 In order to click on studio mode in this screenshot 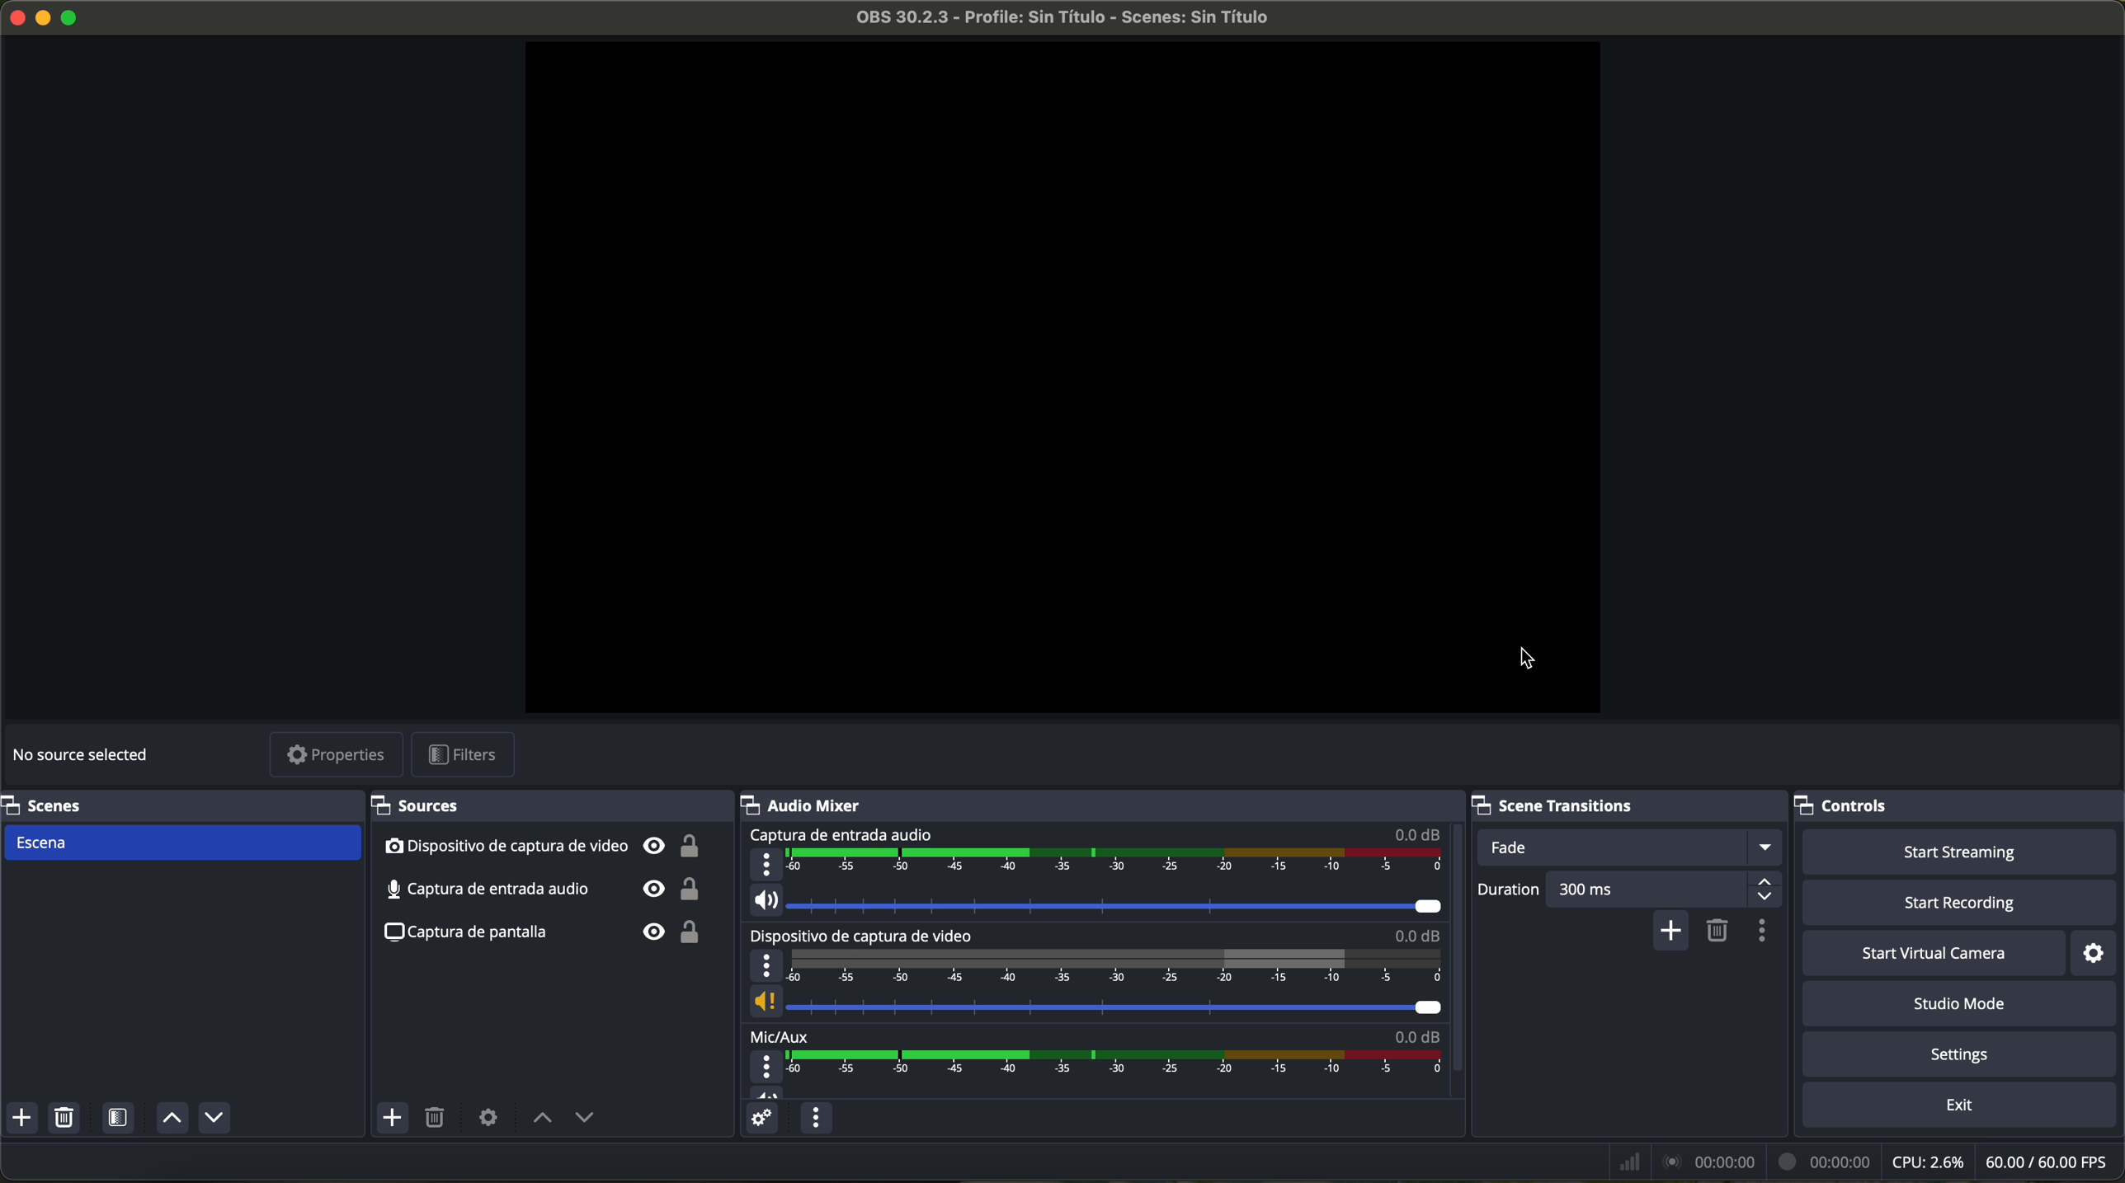, I will do `click(1966, 1006)`.